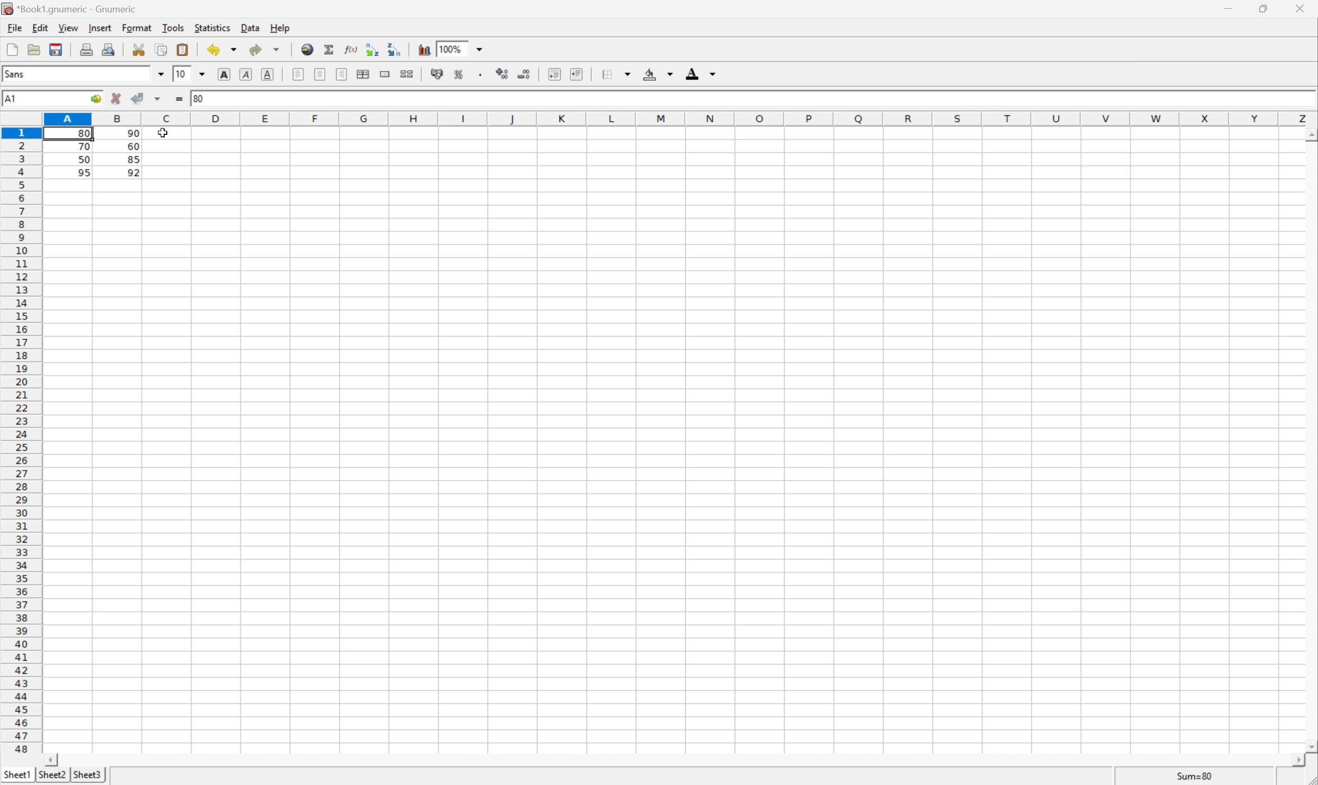  Describe the element at coordinates (503, 74) in the screenshot. I see `Increase the number of decimals displayed` at that location.